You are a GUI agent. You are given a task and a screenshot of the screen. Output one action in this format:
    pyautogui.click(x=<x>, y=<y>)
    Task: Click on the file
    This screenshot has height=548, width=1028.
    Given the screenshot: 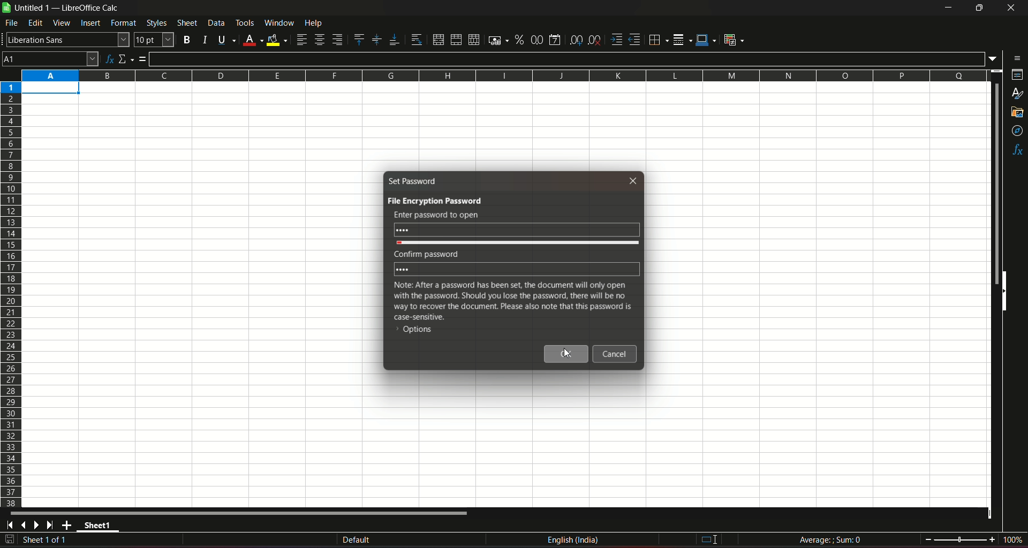 What is the action you would take?
    pyautogui.click(x=12, y=25)
    